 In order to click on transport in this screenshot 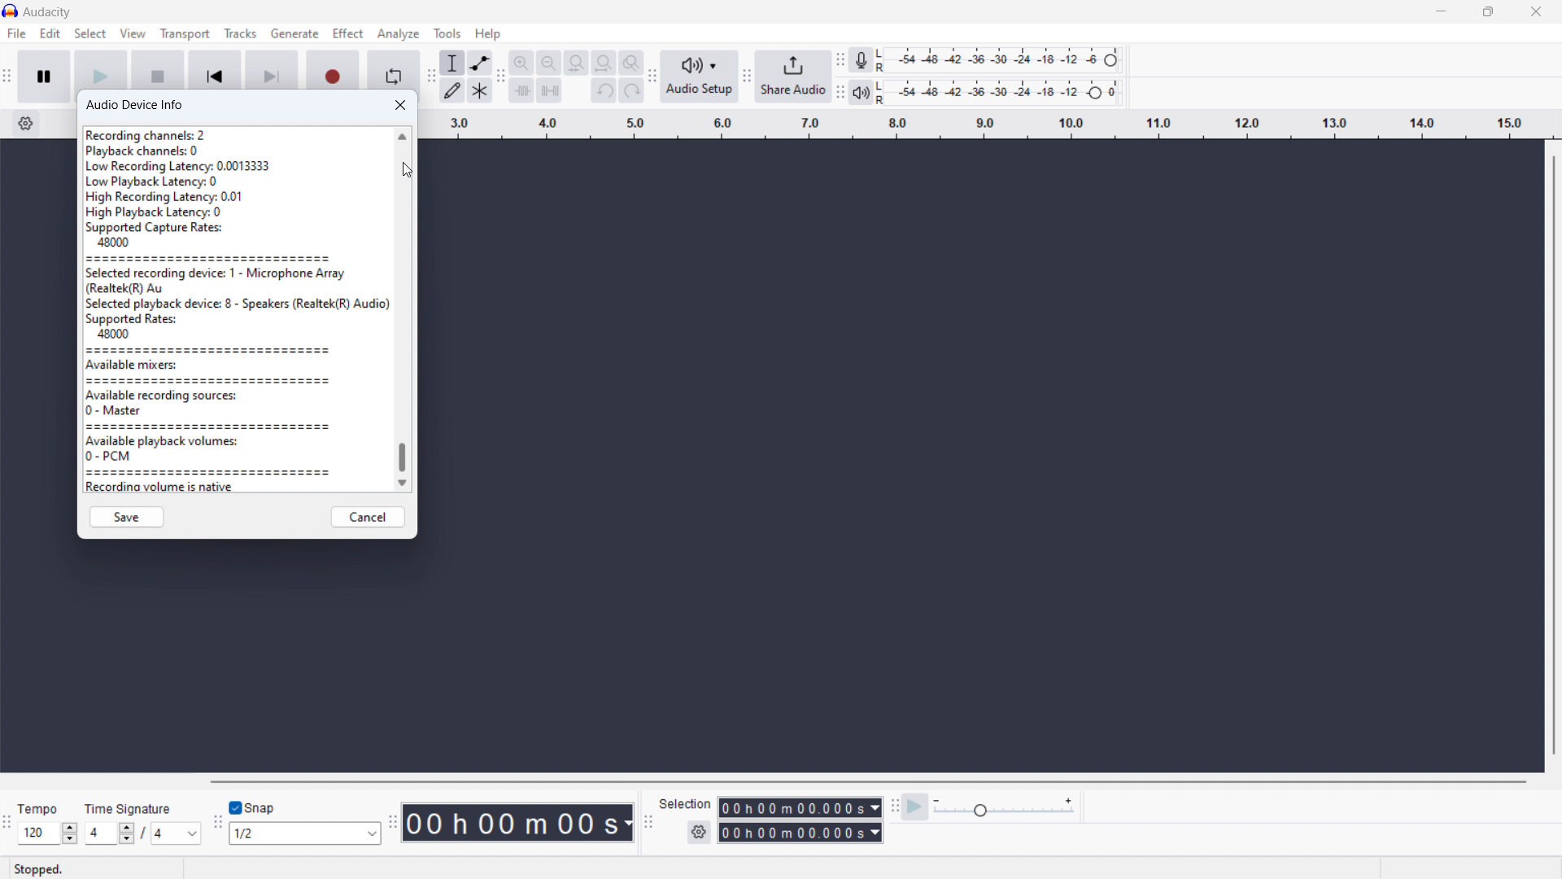, I will do `click(185, 33)`.